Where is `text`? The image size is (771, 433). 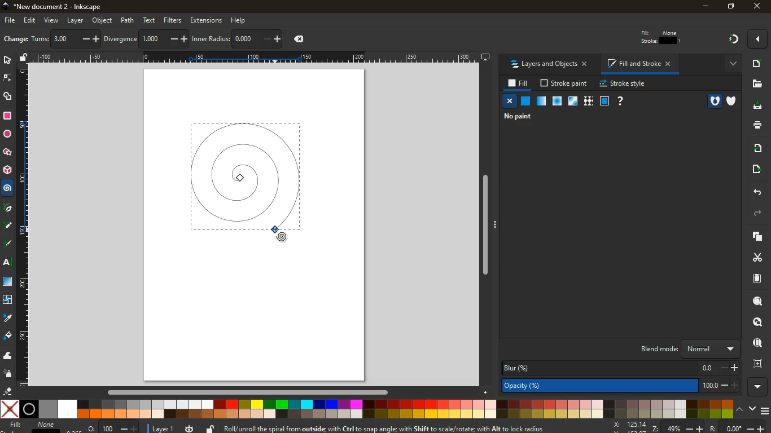 text is located at coordinates (150, 20).